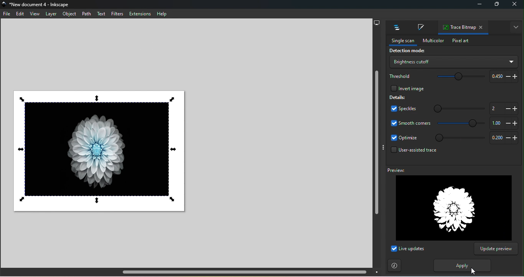 This screenshot has width=524, height=277. What do you see at coordinates (86, 13) in the screenshot?
I see `Path` at bounding box center [86, 13].